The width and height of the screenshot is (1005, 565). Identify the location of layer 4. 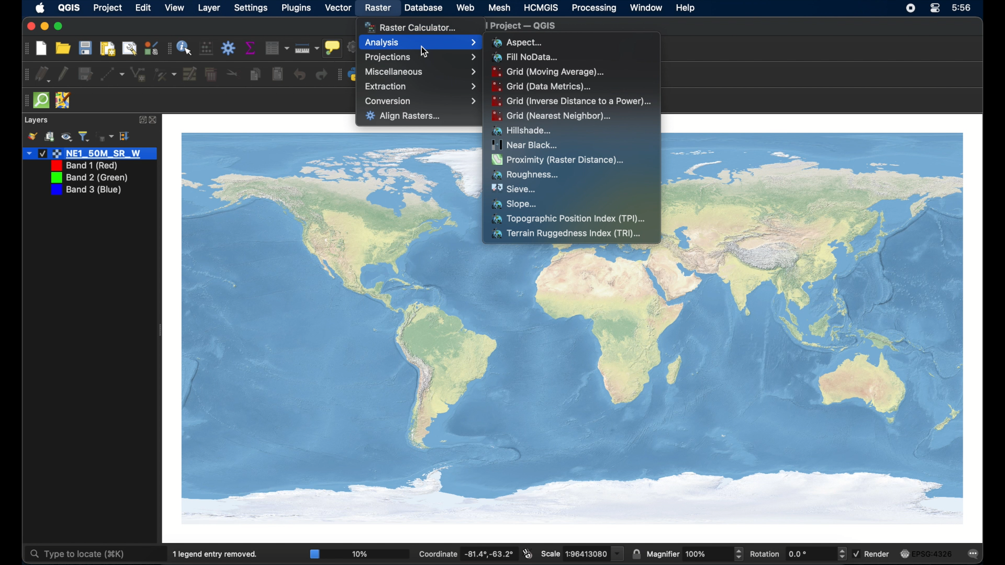
(85, 190).